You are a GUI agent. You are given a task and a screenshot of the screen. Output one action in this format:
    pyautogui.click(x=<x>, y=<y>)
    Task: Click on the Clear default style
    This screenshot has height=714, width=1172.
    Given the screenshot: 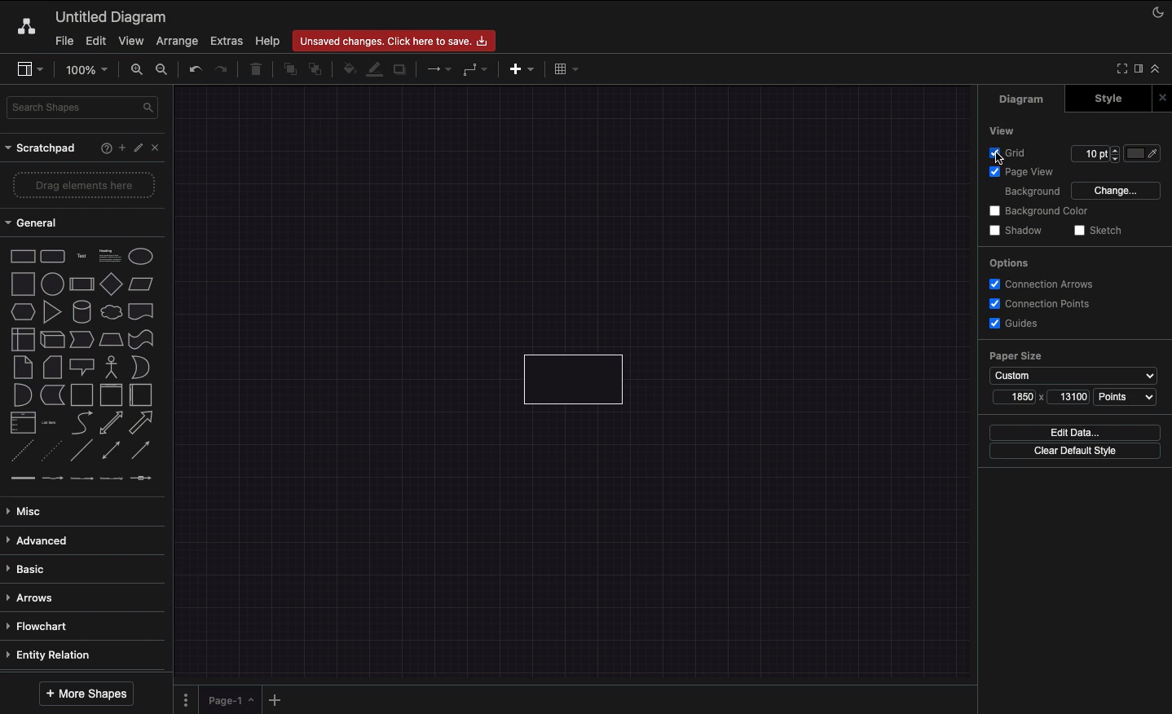 What is the action you would take?
    pyautogui.click(x=1074, y=451)
    